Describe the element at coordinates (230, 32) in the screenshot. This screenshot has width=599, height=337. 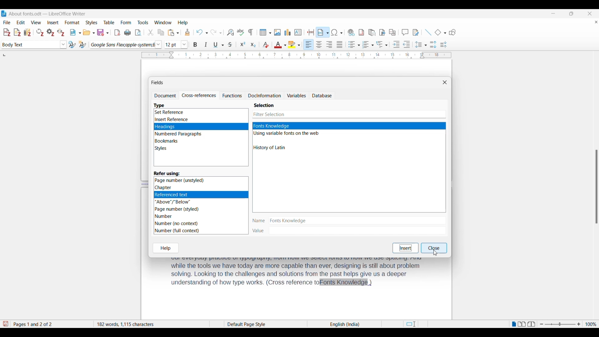
I see `Find and replace` at that location.